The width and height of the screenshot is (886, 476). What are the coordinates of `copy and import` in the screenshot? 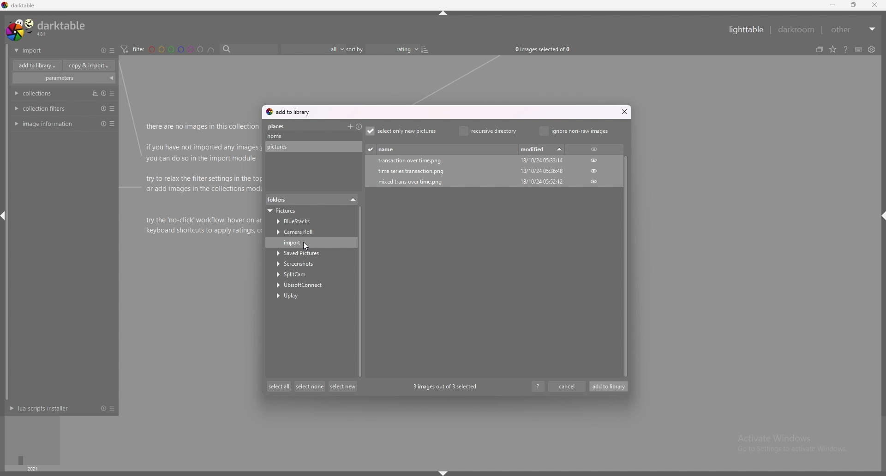 It's located at (89, 65).